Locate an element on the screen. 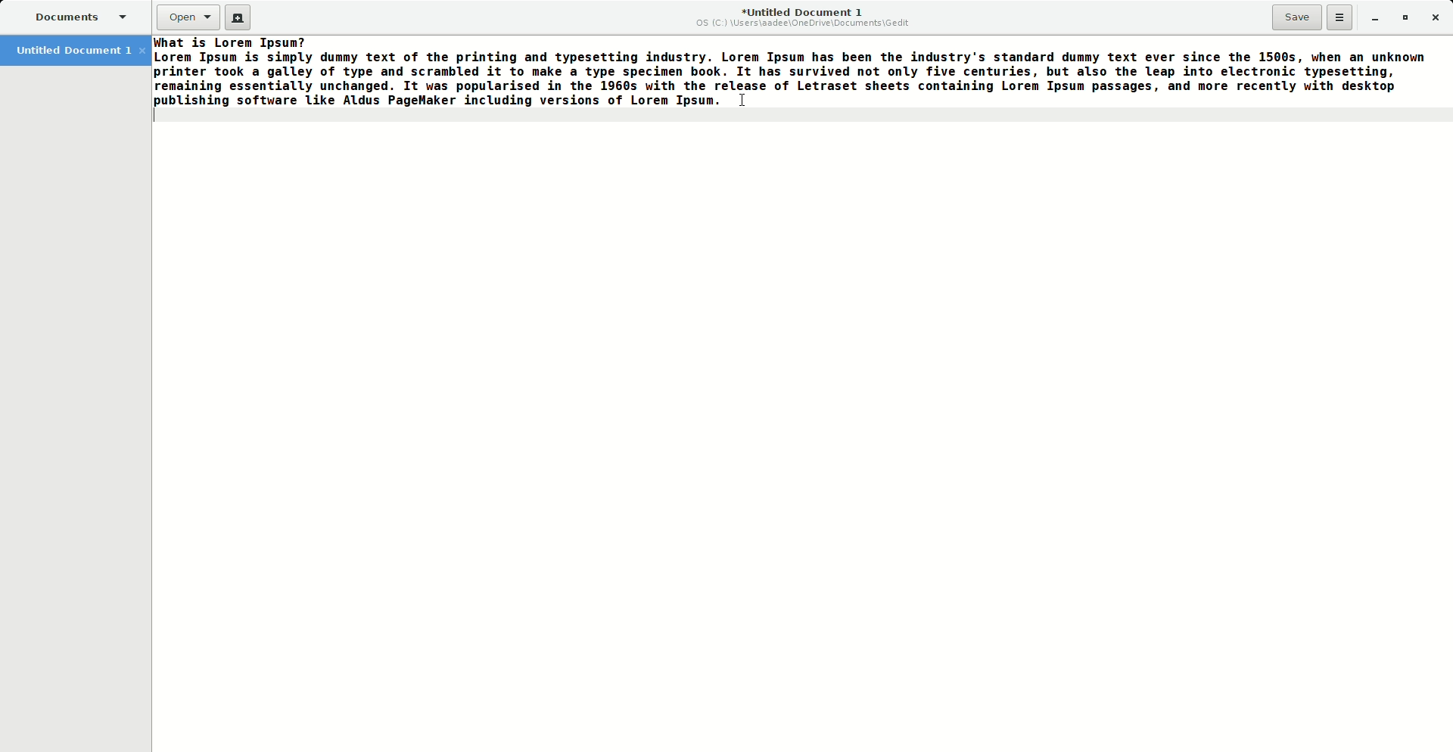 The width and height of the screenshot is (1453, 752). Open is located at coordinates (188, 17).